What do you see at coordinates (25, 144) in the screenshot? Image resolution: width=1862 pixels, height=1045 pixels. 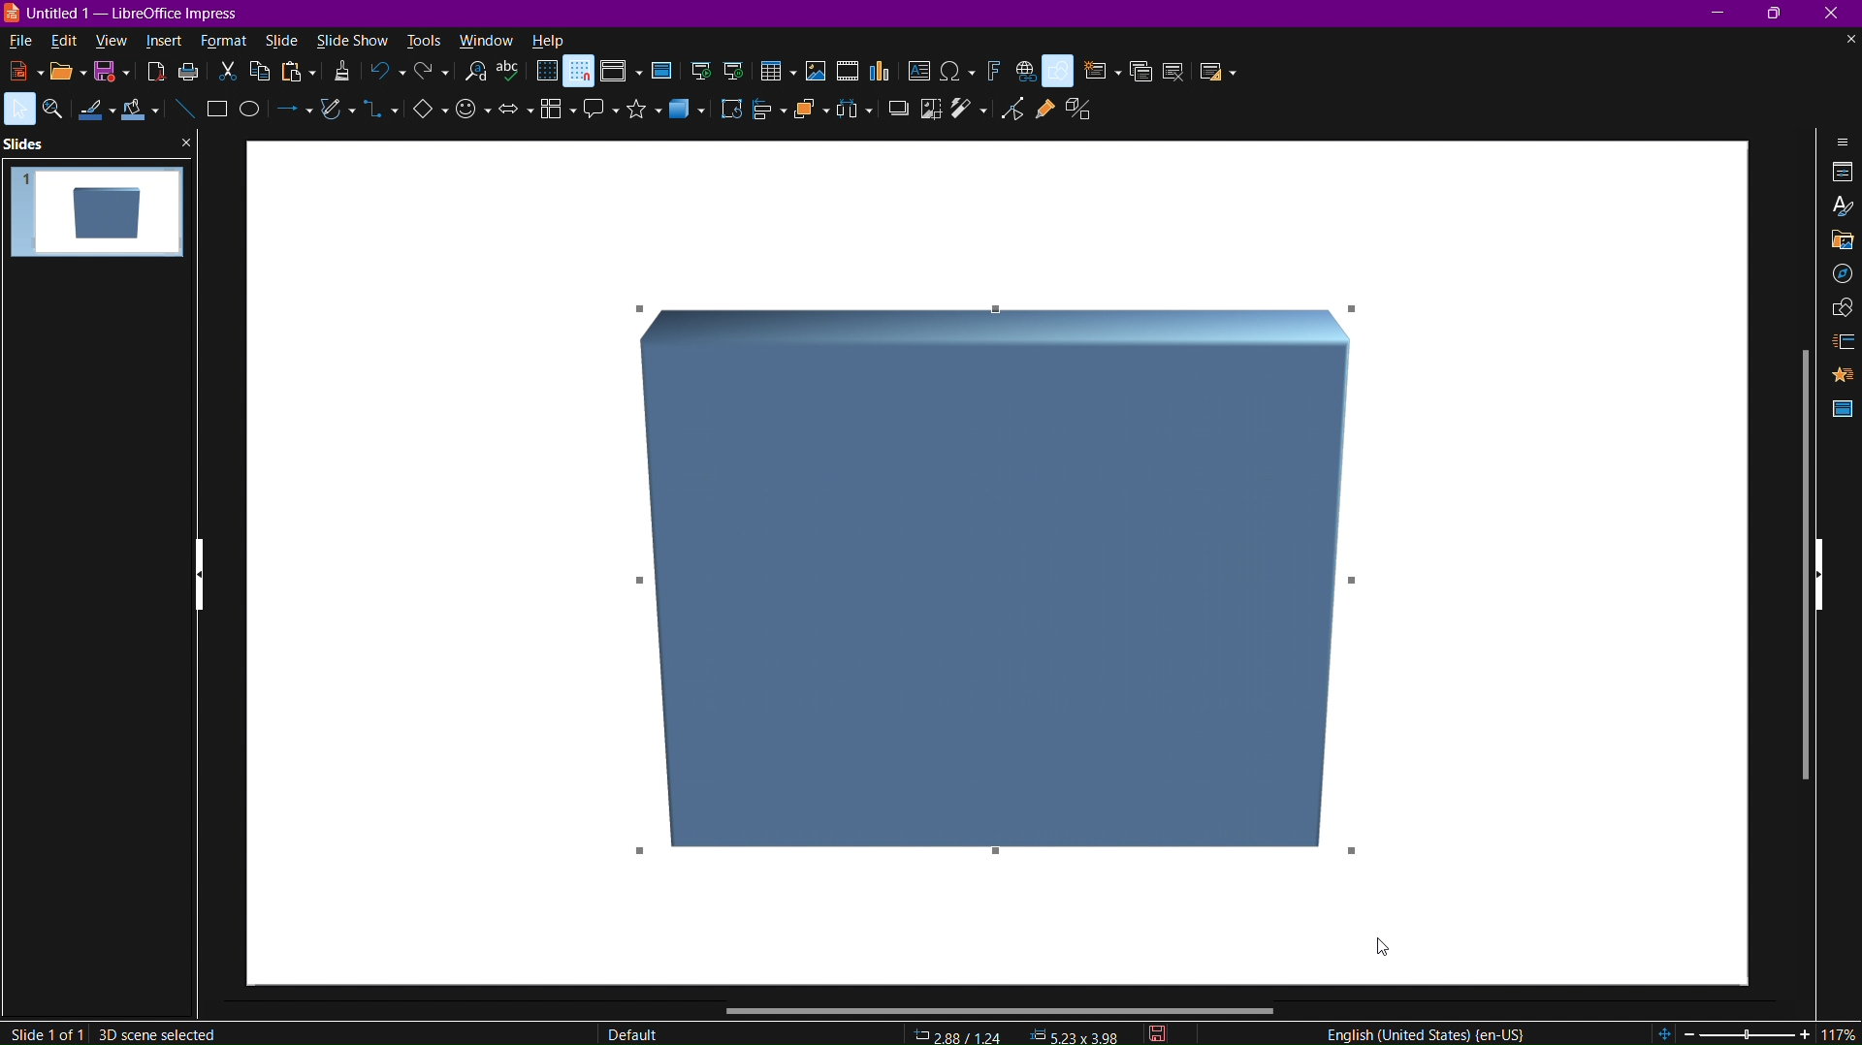 I see `Slides` at bounding box center [25, 144].